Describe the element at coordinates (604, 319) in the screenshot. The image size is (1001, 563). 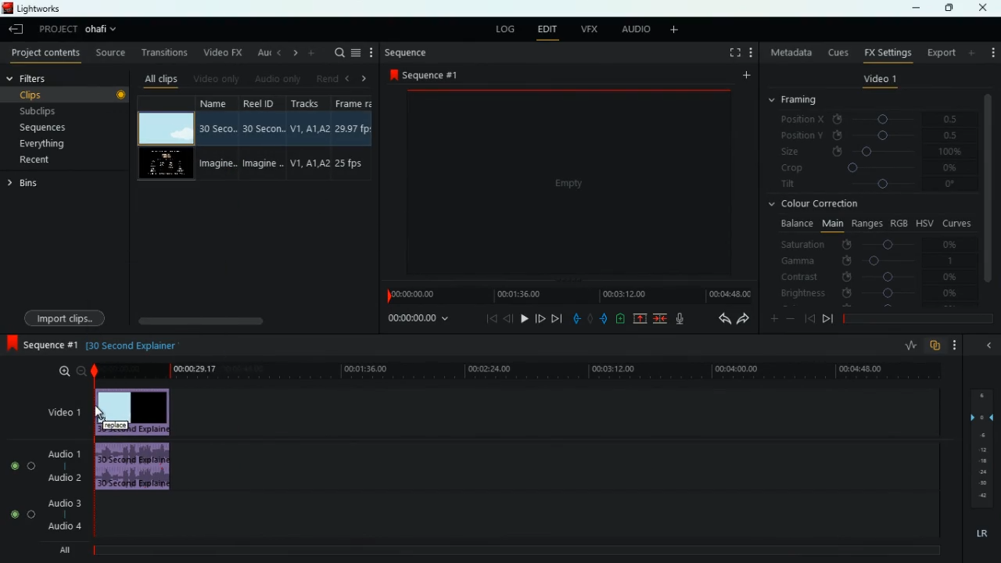
I see `push` at that location.